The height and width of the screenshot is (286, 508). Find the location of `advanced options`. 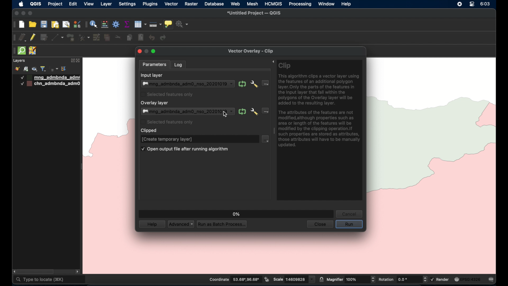

advanced options is located at coordinates (254, 84).